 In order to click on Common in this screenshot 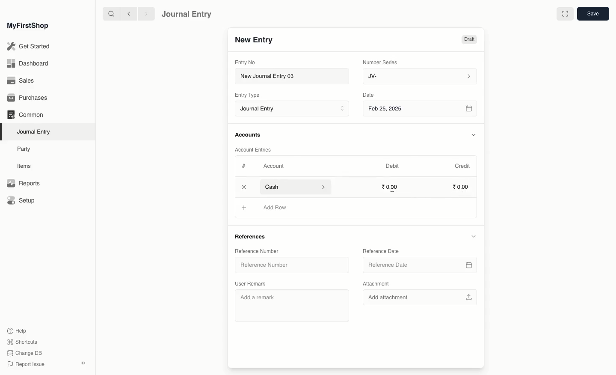, I will do `click(25, 115)`.